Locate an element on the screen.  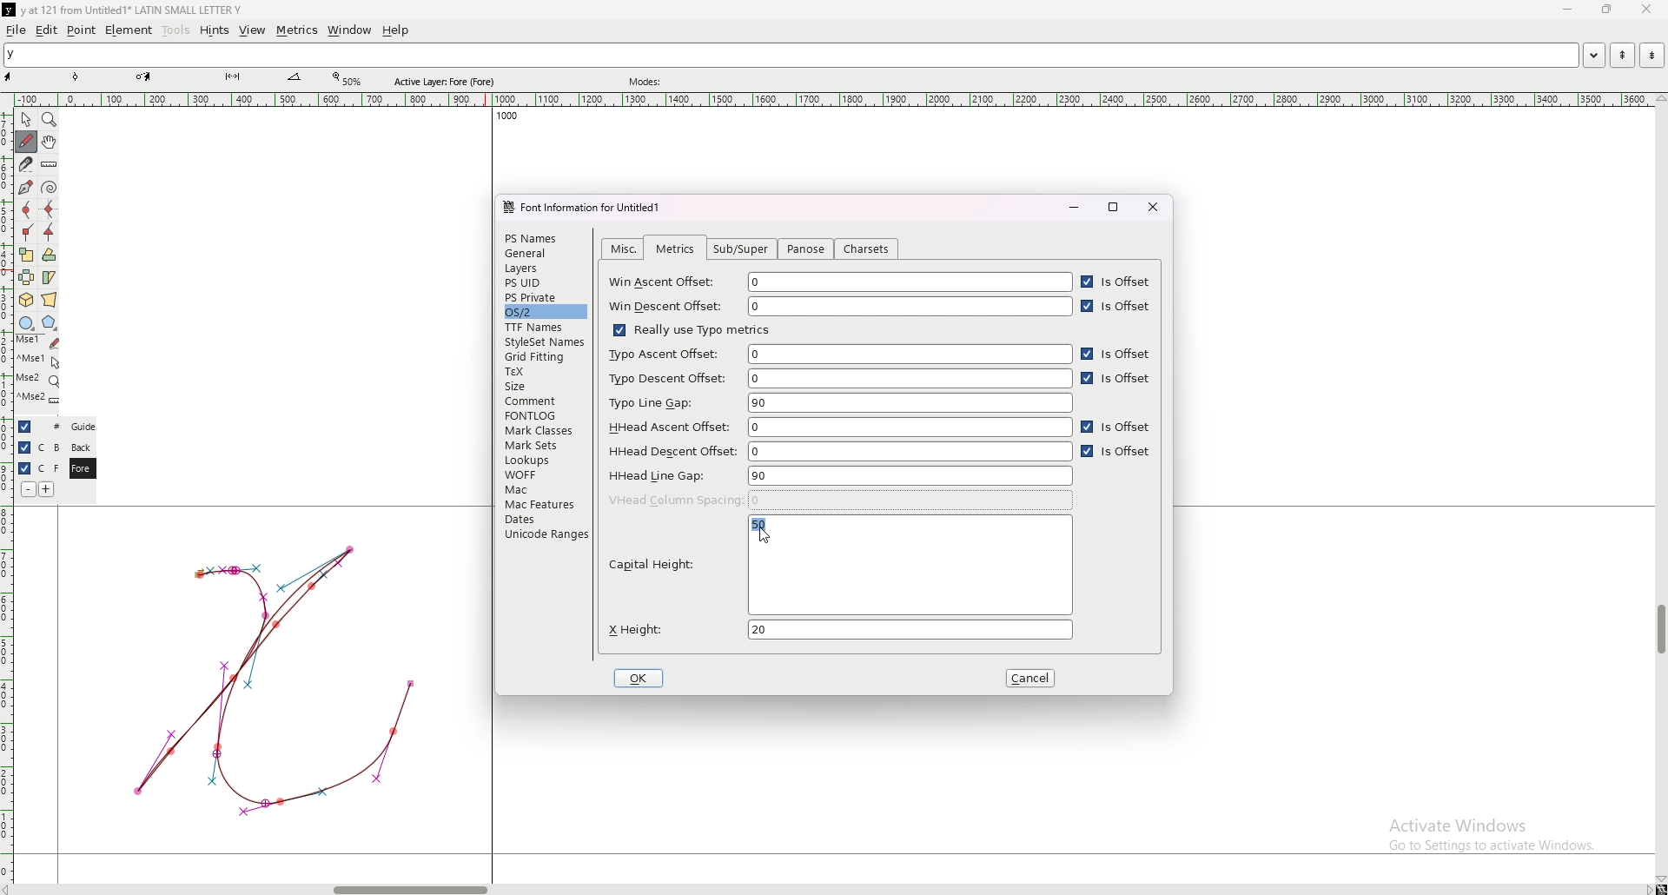
mse 1 is located at coordinates (38, 360).